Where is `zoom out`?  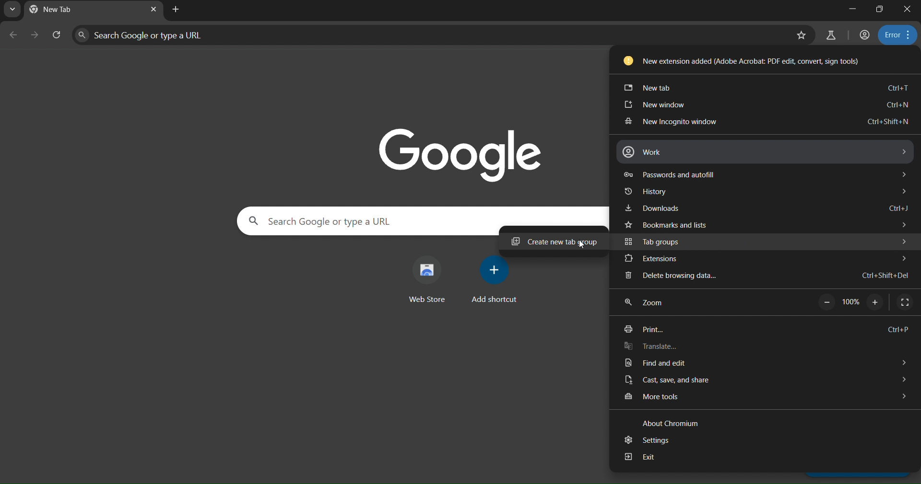 zoom out is located at coordinates (827, 303).